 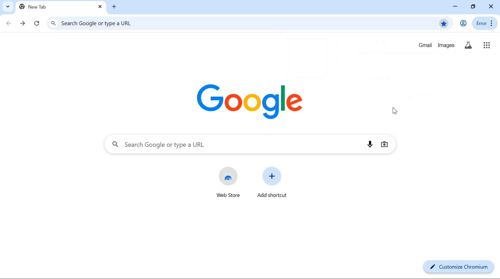 What do you see at coordinates (231, 23) in the screenshot?
I see `search google or type a URL` at bounding box center [231, 23].